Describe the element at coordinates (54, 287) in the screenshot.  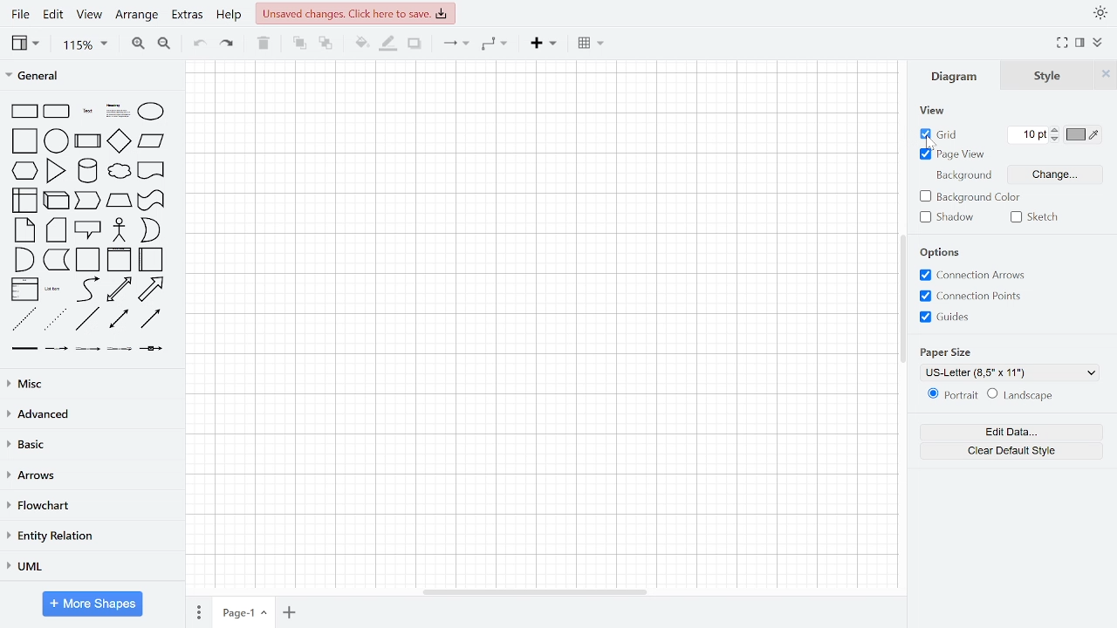
I see `list item` at that location.